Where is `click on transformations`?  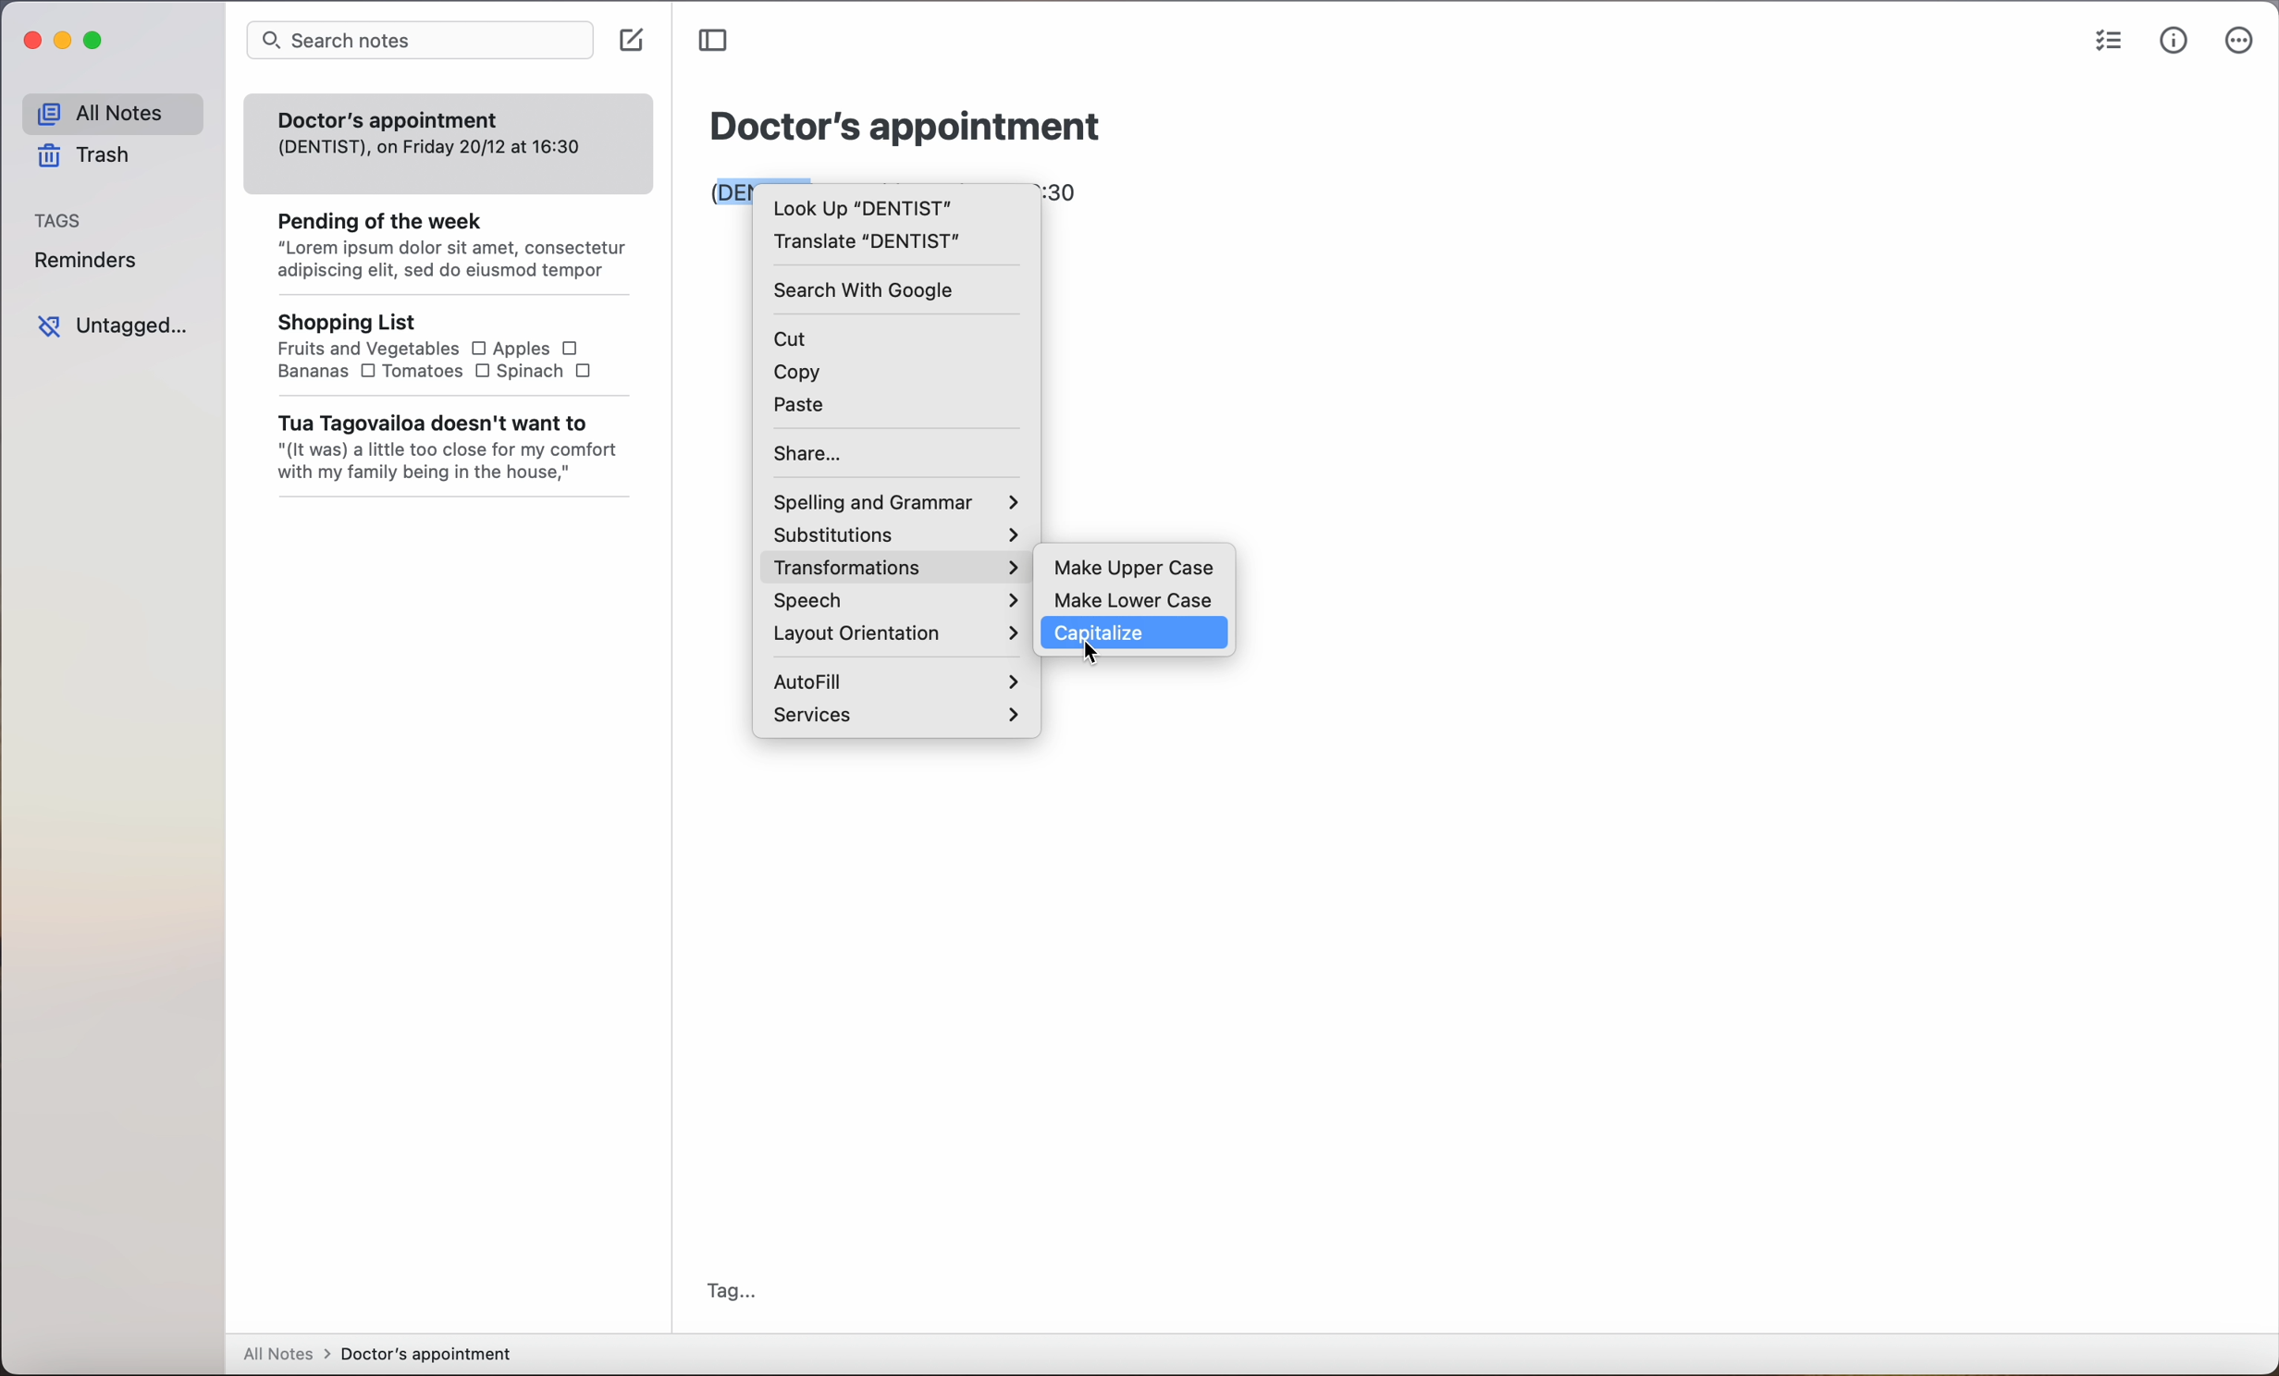
click on transformations is located at coordinates (897, 570).